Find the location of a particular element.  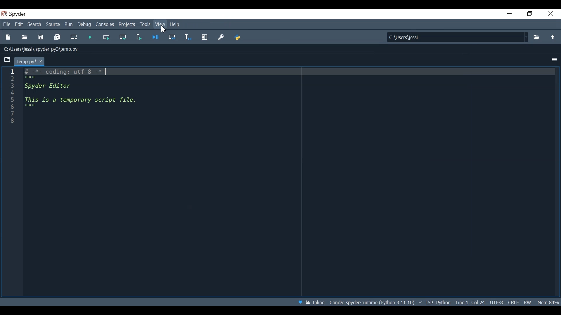

Console is located at coordinates (105, 24).